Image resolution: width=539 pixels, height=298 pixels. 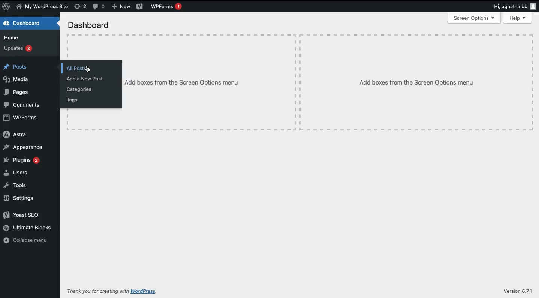 What do you see at coordinates (18, 48) in the screenshot?
I see `Updates` at bounding box center [18, 48].